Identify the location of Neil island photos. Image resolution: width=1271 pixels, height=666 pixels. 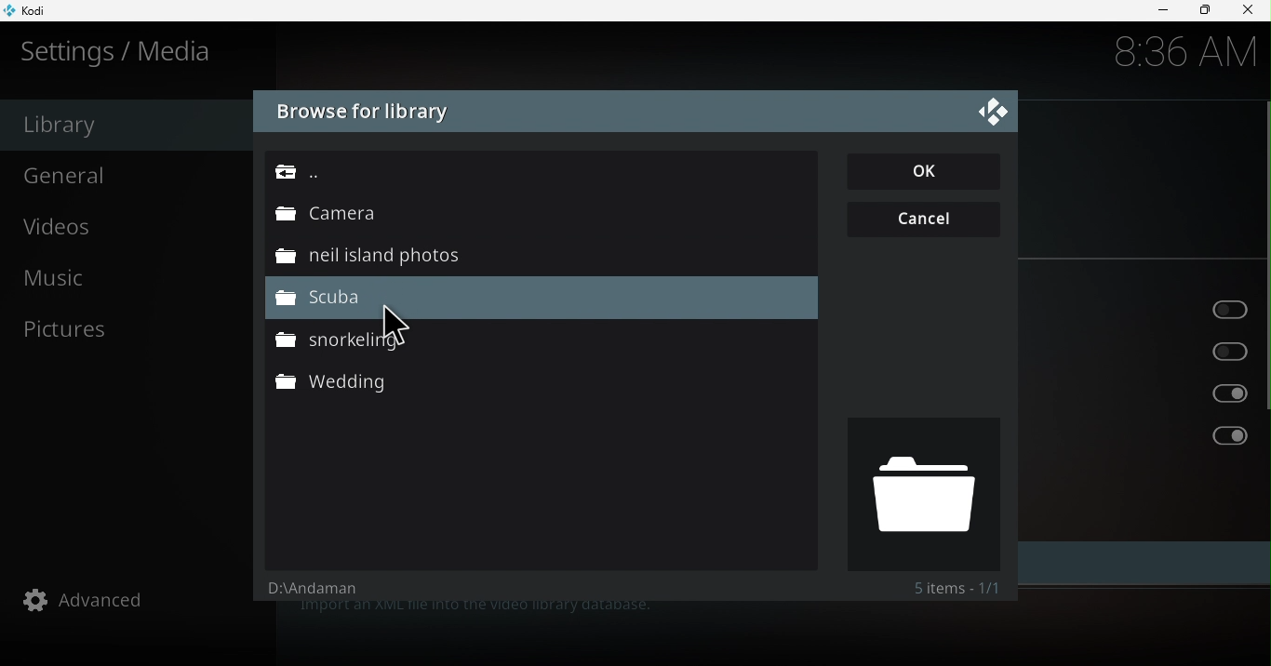
(530, 256).